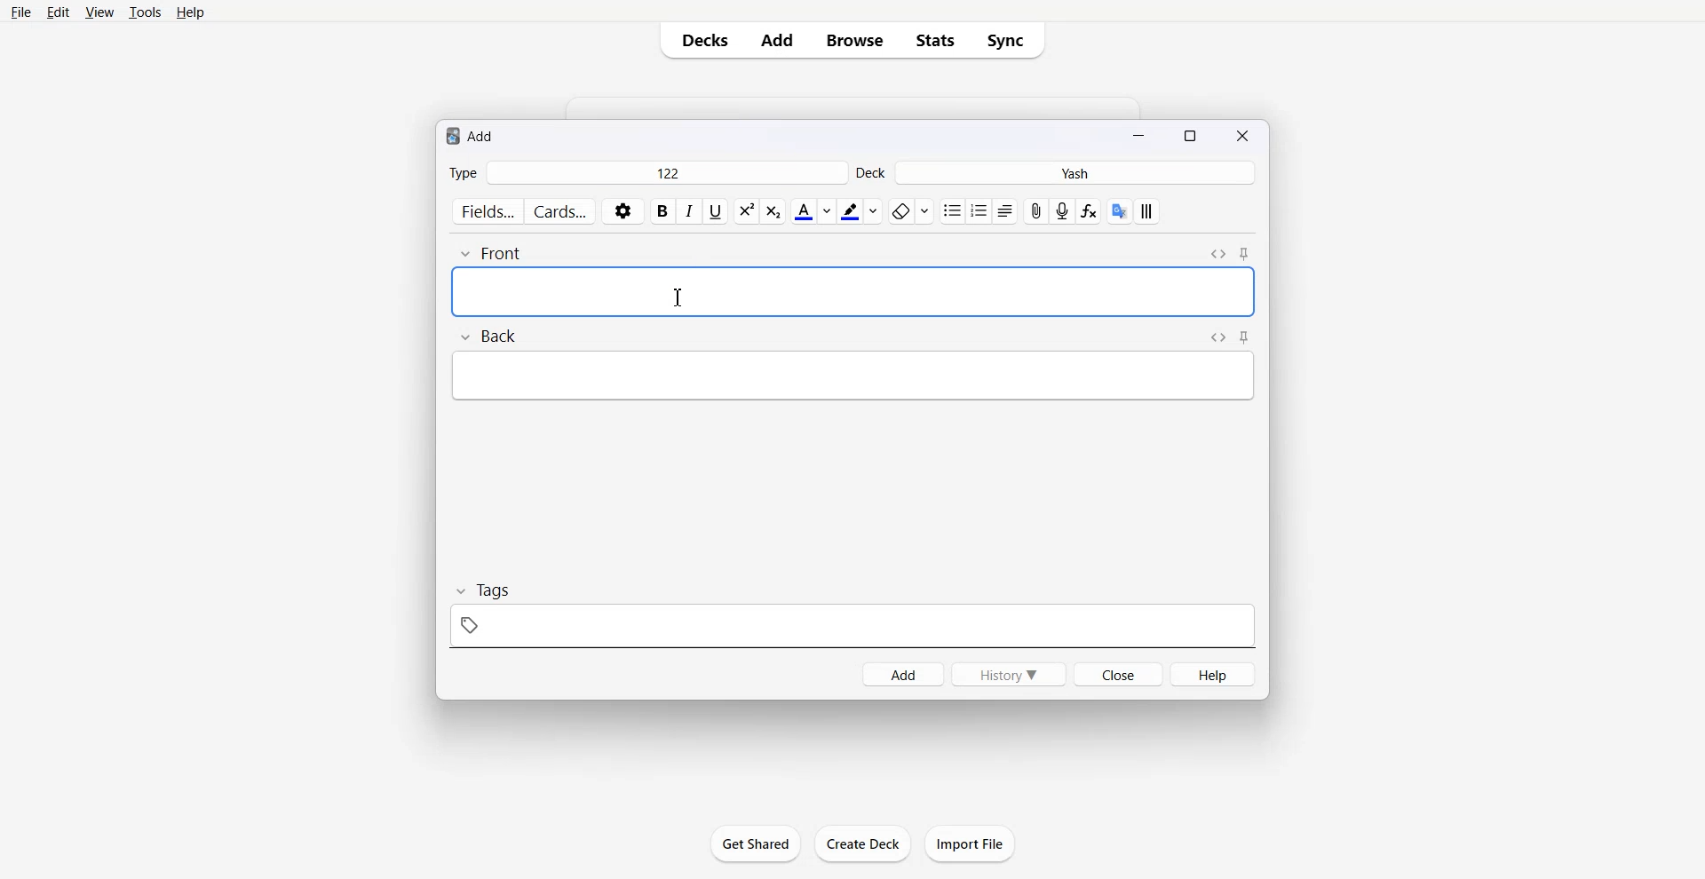 This screenshot has width=1705, height=879. What do you see at coordinates (1141, 134) in the screenshot?
I see `Minimize` at bounding box center [1141, 134].